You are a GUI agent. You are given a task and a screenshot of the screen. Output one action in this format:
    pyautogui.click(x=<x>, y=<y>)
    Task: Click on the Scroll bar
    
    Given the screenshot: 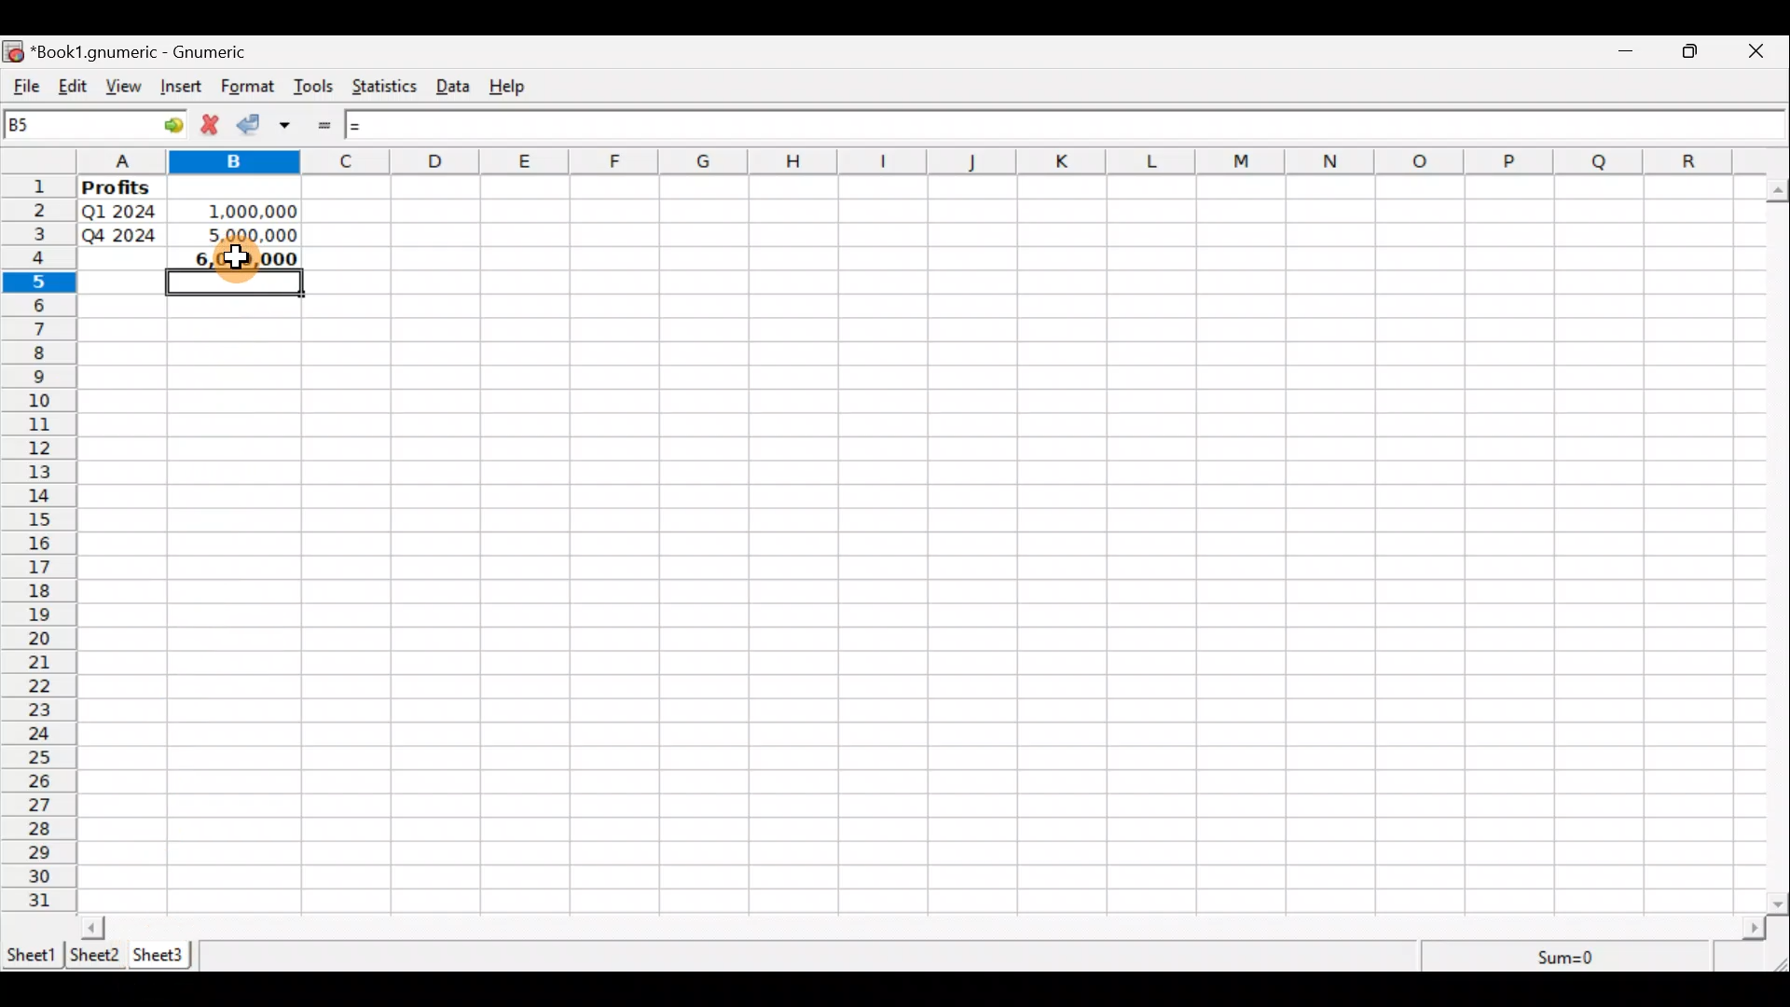 What is the action you would take?
    pyautogui.click(x=924, y=927)
    